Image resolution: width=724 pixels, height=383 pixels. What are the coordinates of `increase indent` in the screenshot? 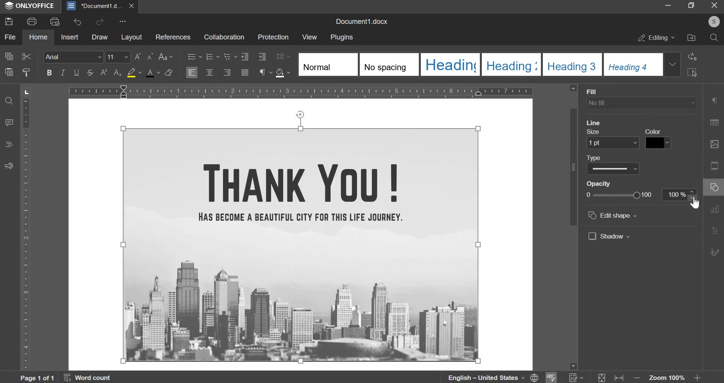 It's located at (262, 57).